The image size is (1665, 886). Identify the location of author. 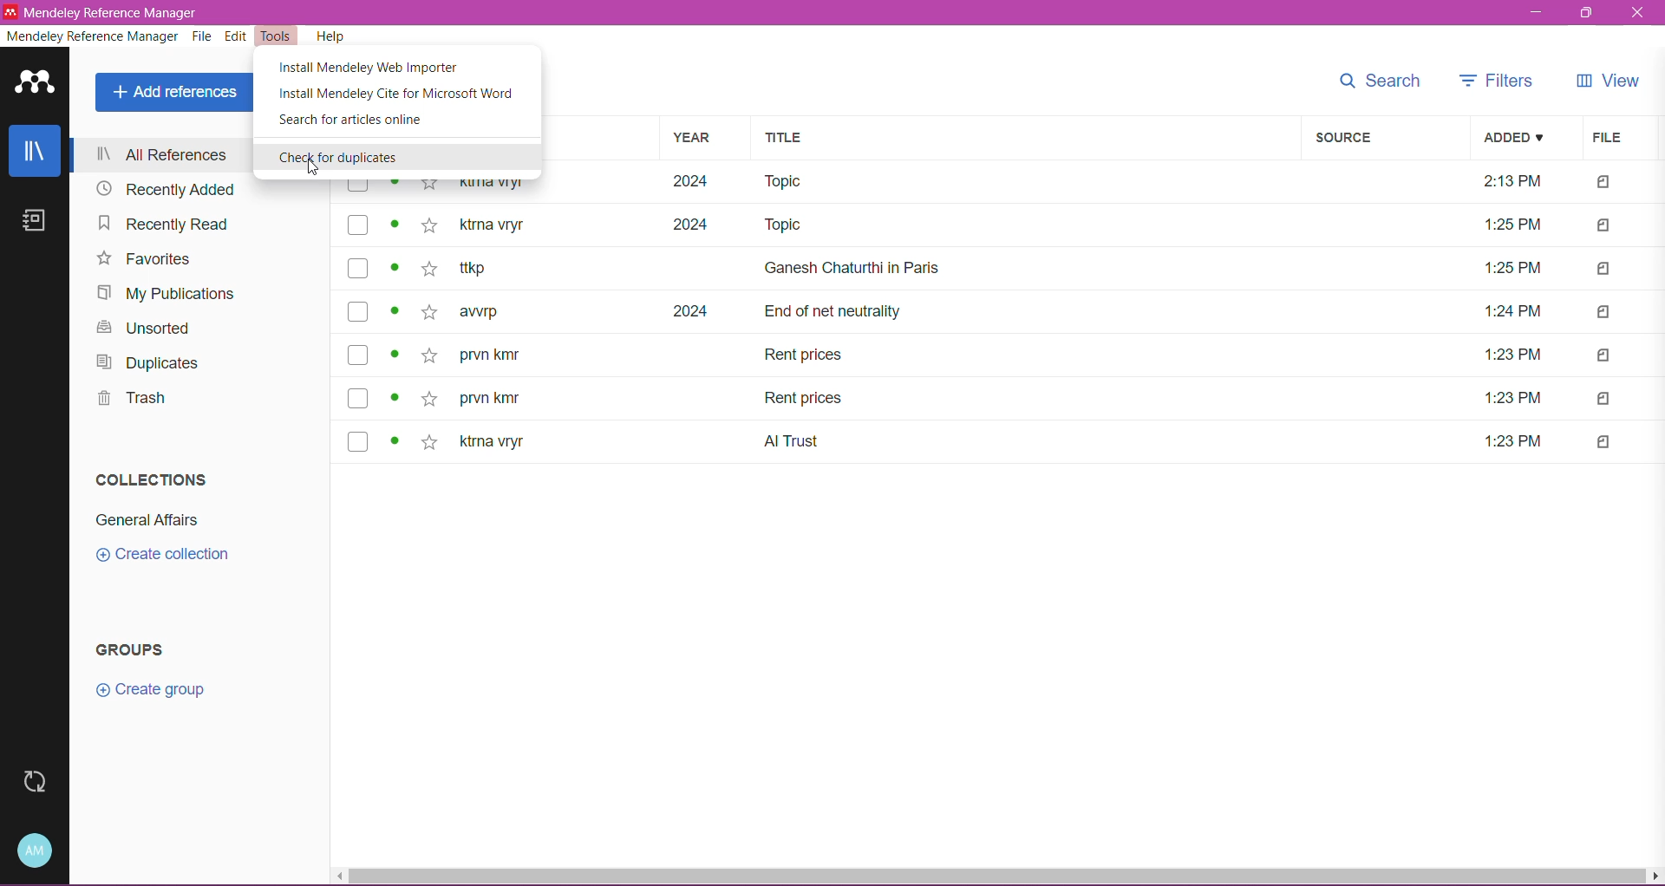
(480, 313).